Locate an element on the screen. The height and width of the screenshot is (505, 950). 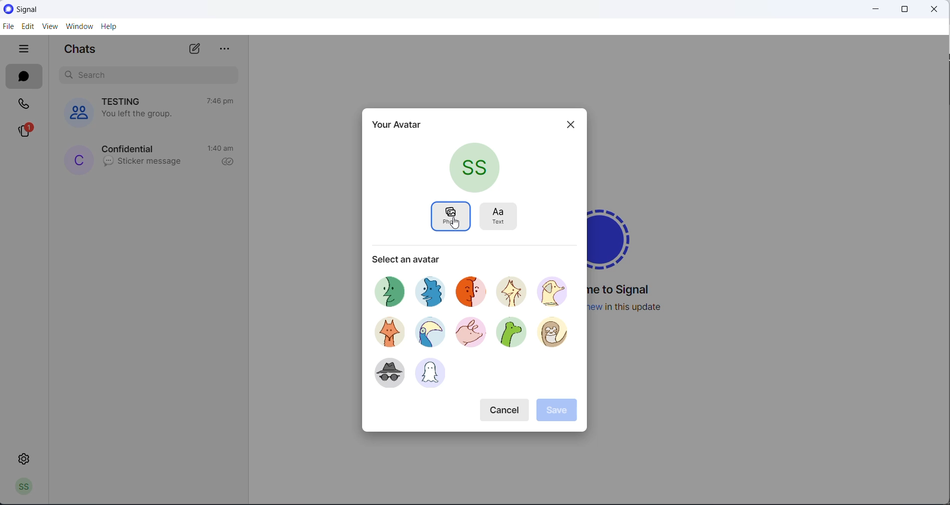
avatar is located at coordinates (515, 293).